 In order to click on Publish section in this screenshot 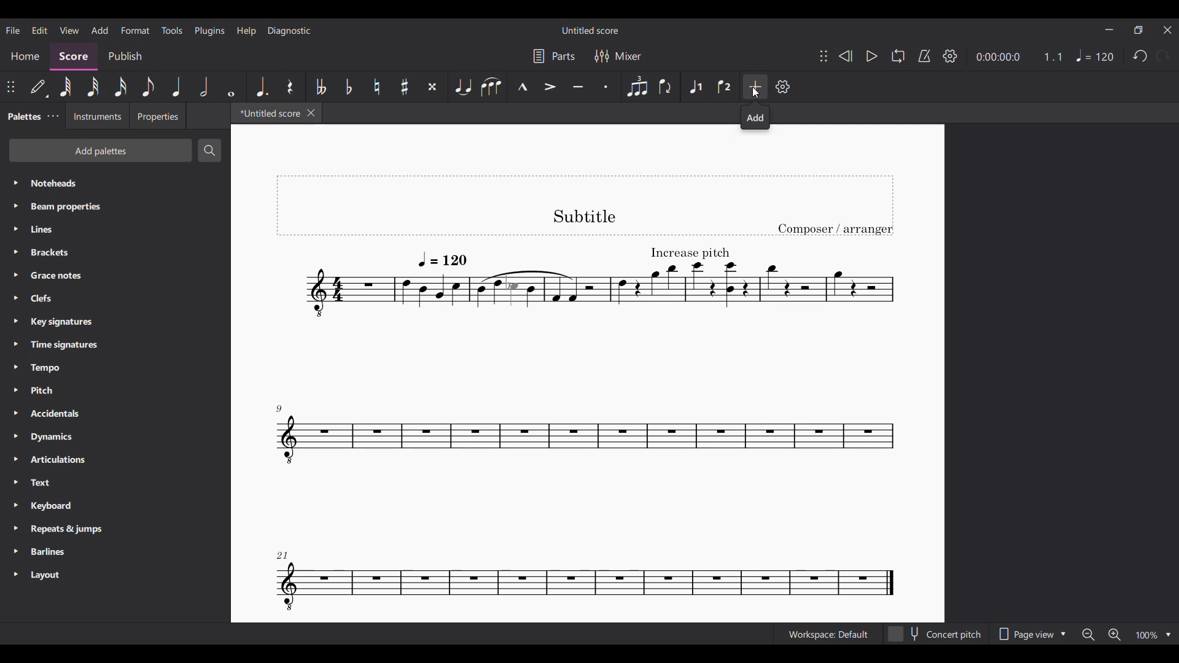, I will do `click(125, 56)`.